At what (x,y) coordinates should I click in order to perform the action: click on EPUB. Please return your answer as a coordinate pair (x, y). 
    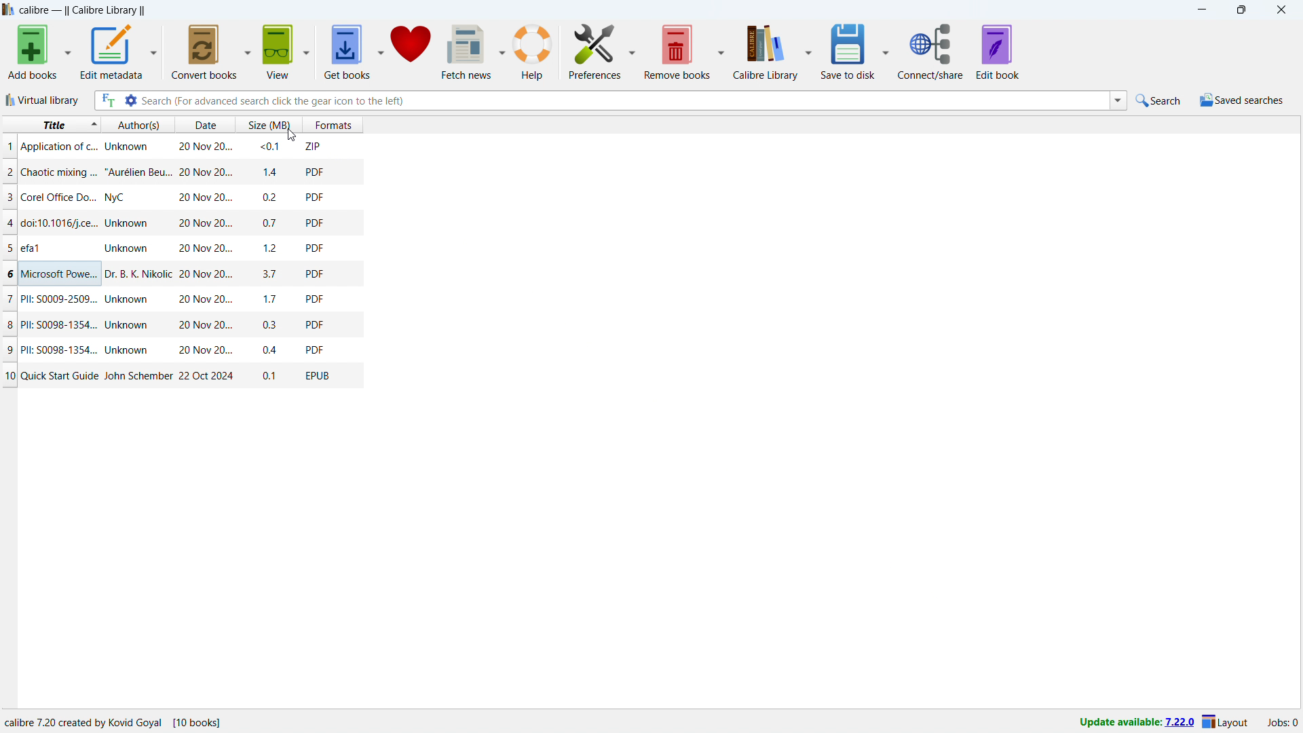
    Looking at the image, I should click on (318, 375).